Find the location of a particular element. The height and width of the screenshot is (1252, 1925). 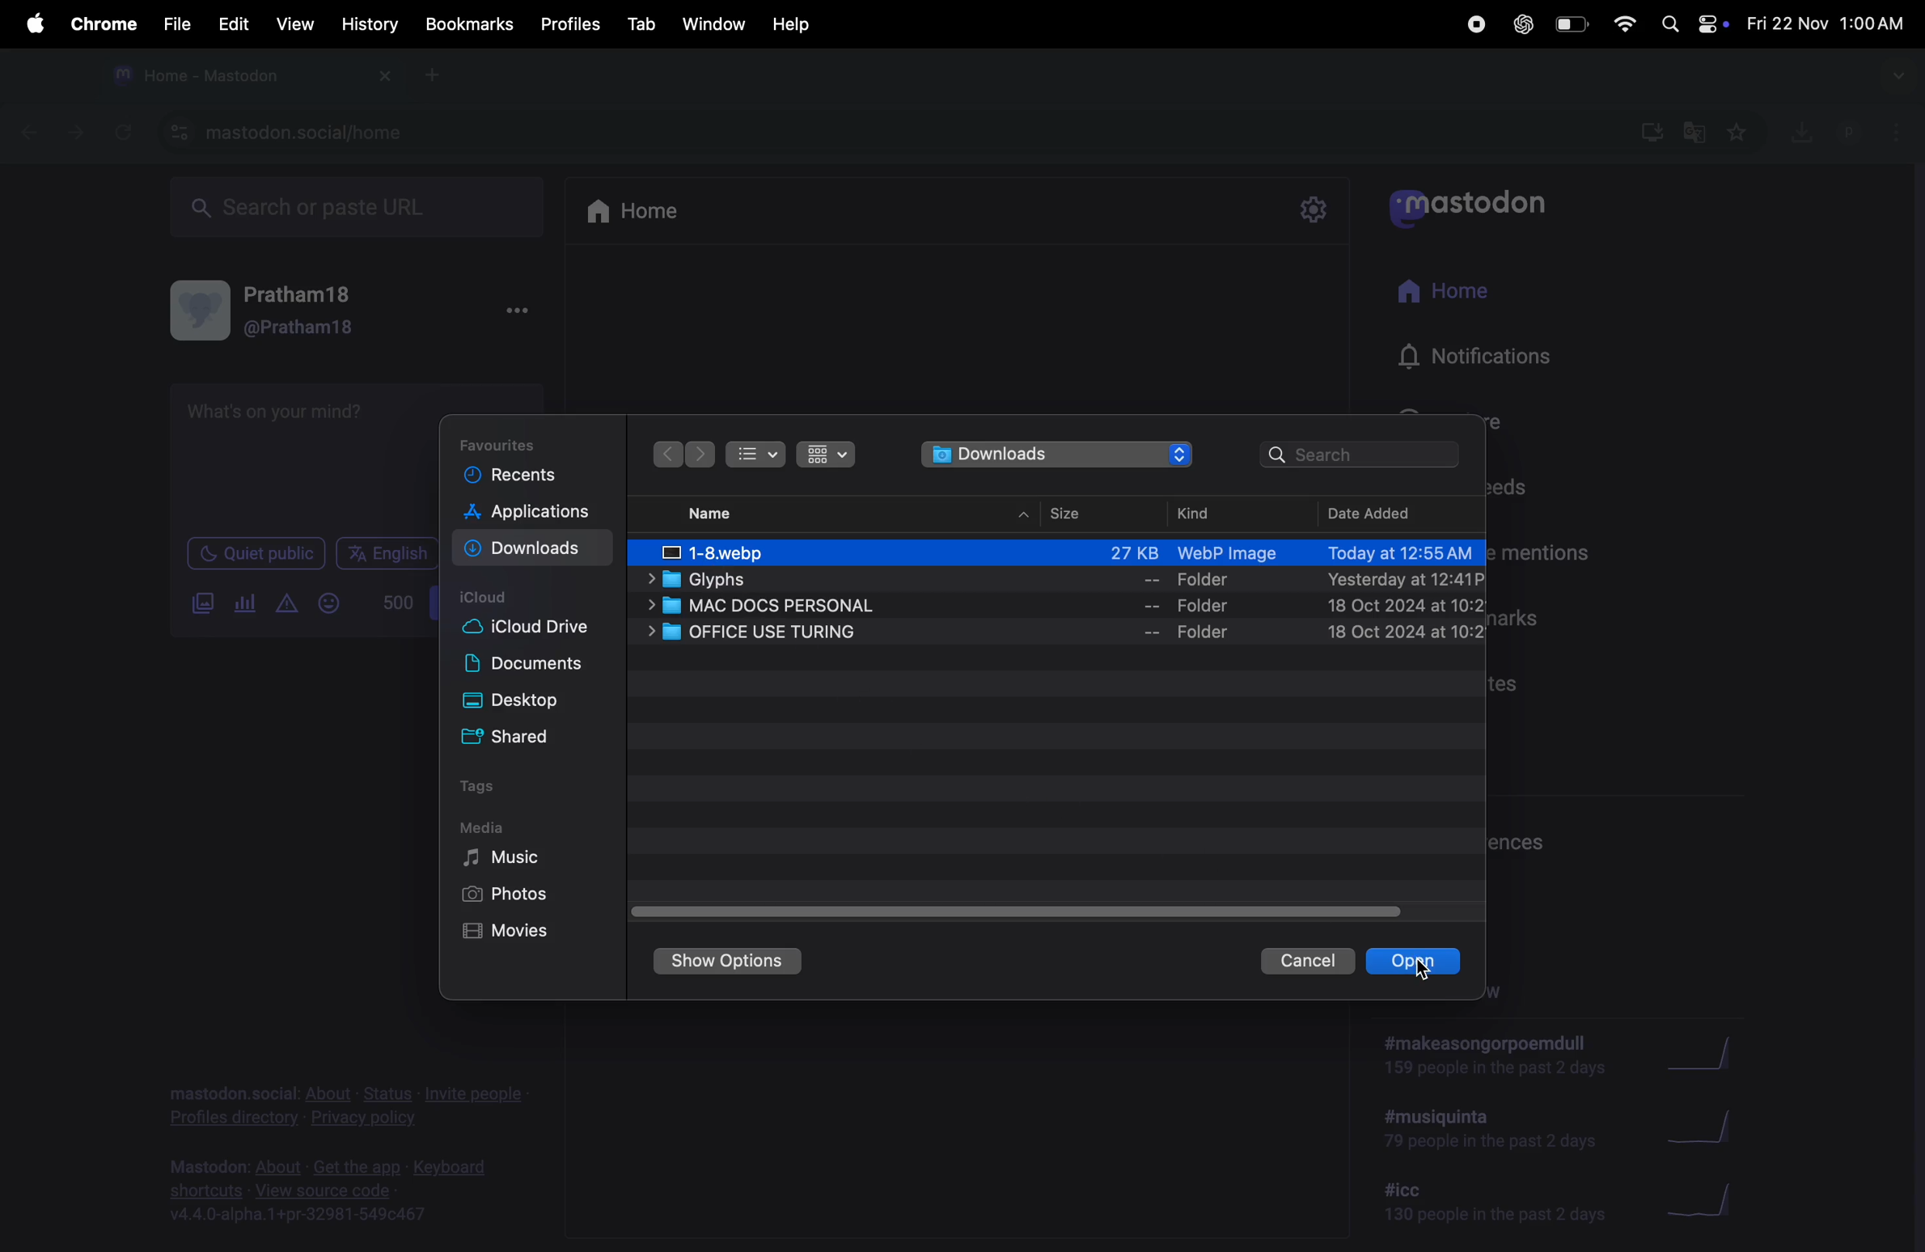

downloads is located at coordinates (533, 551).